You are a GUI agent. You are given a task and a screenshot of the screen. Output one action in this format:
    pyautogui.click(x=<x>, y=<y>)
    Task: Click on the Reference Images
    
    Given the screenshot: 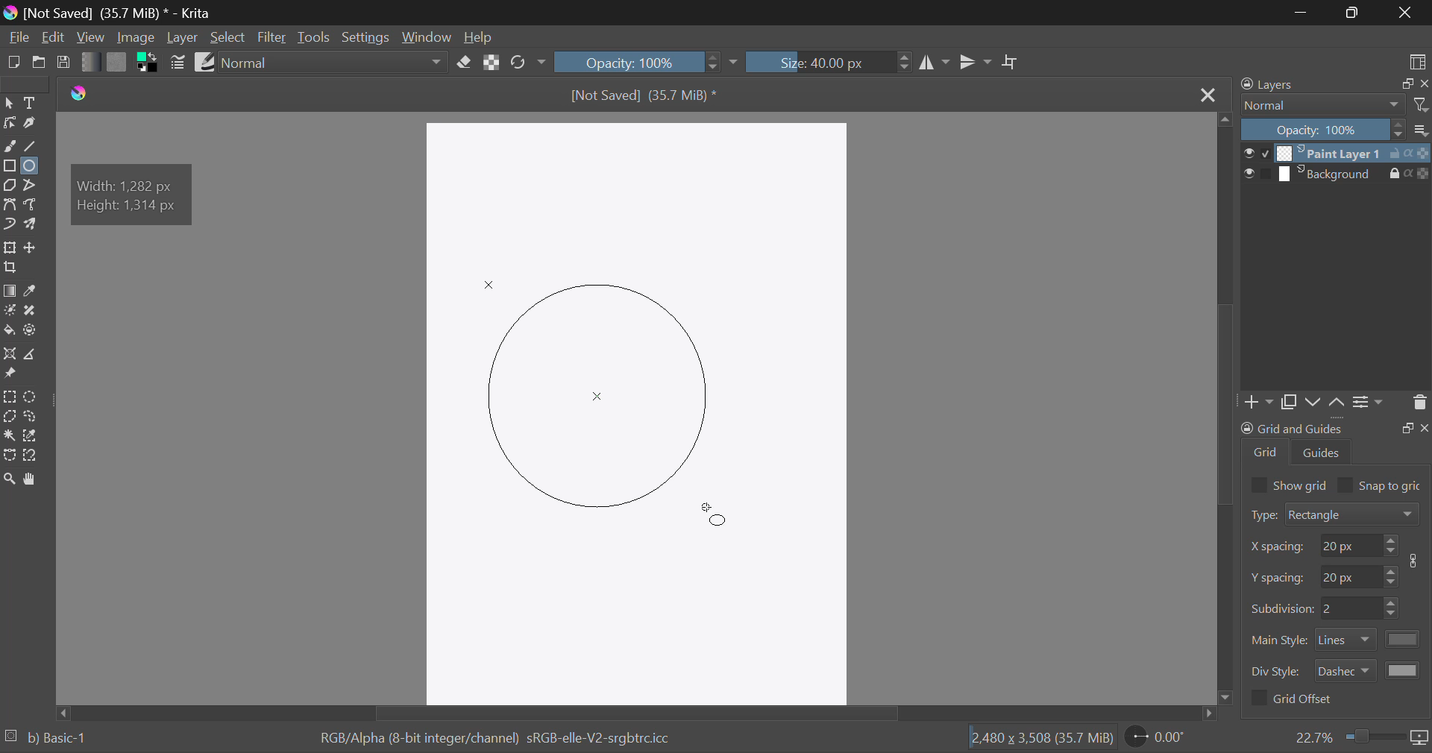 What is the action you would take?
    pyautogui.click(x=9, y=373)
    